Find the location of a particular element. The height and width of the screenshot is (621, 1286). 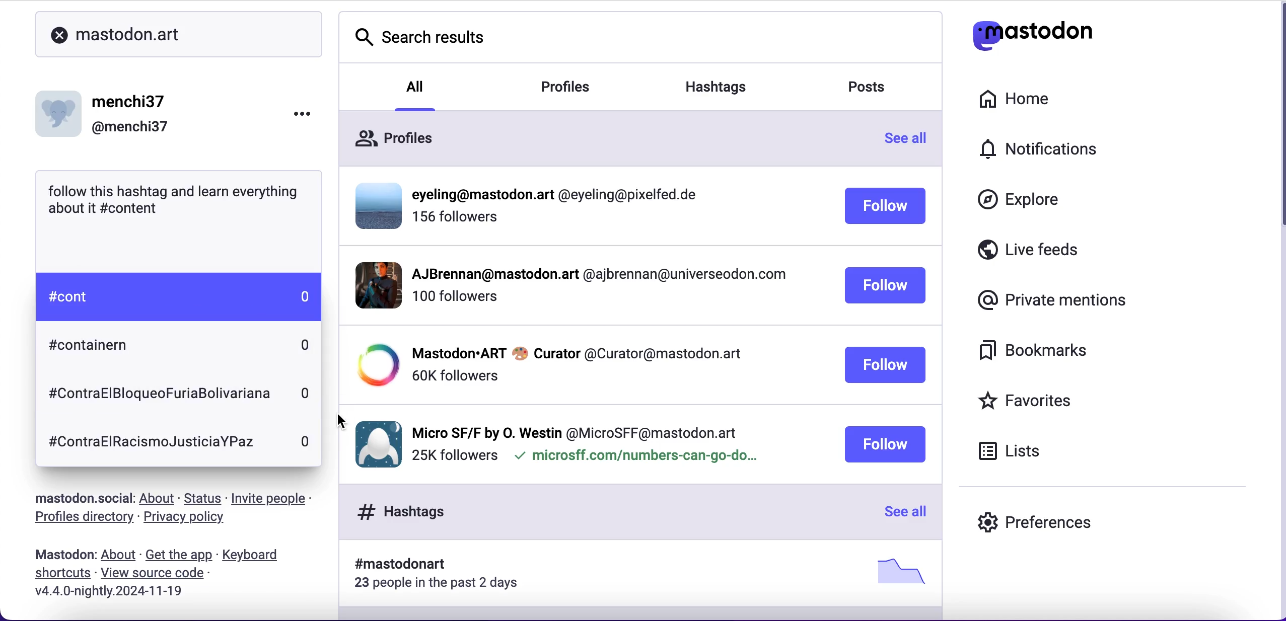

display picture is located at coordinates (374, 442).